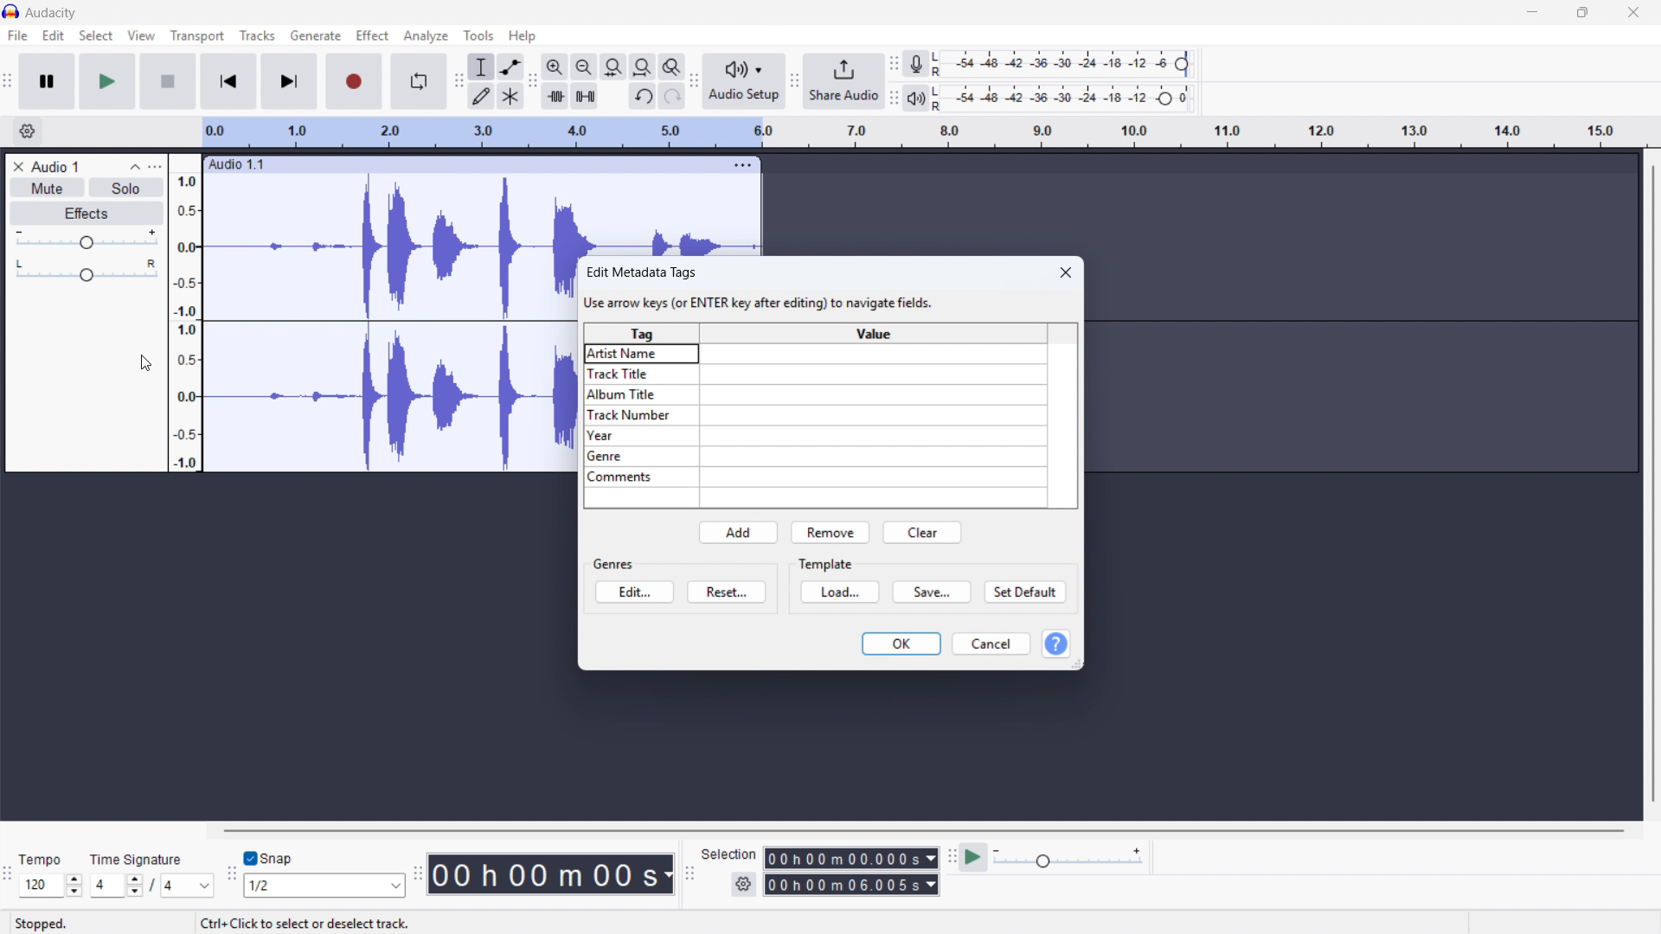  What do you see at coordinates (169, 81) in the screenshot?
I see `stop` at bounding box center [169, 81].